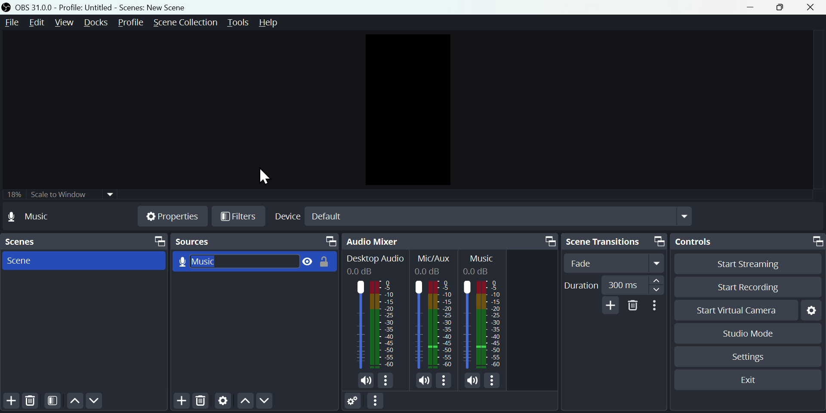  Describe the element at coordinates (95, 22) in the screenshot. I see `Docks` at that location.